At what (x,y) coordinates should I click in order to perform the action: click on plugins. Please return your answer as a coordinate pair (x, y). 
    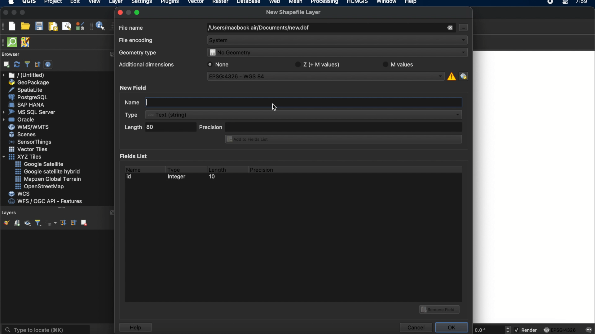
    Looking at the image, I should click on (170, 3).